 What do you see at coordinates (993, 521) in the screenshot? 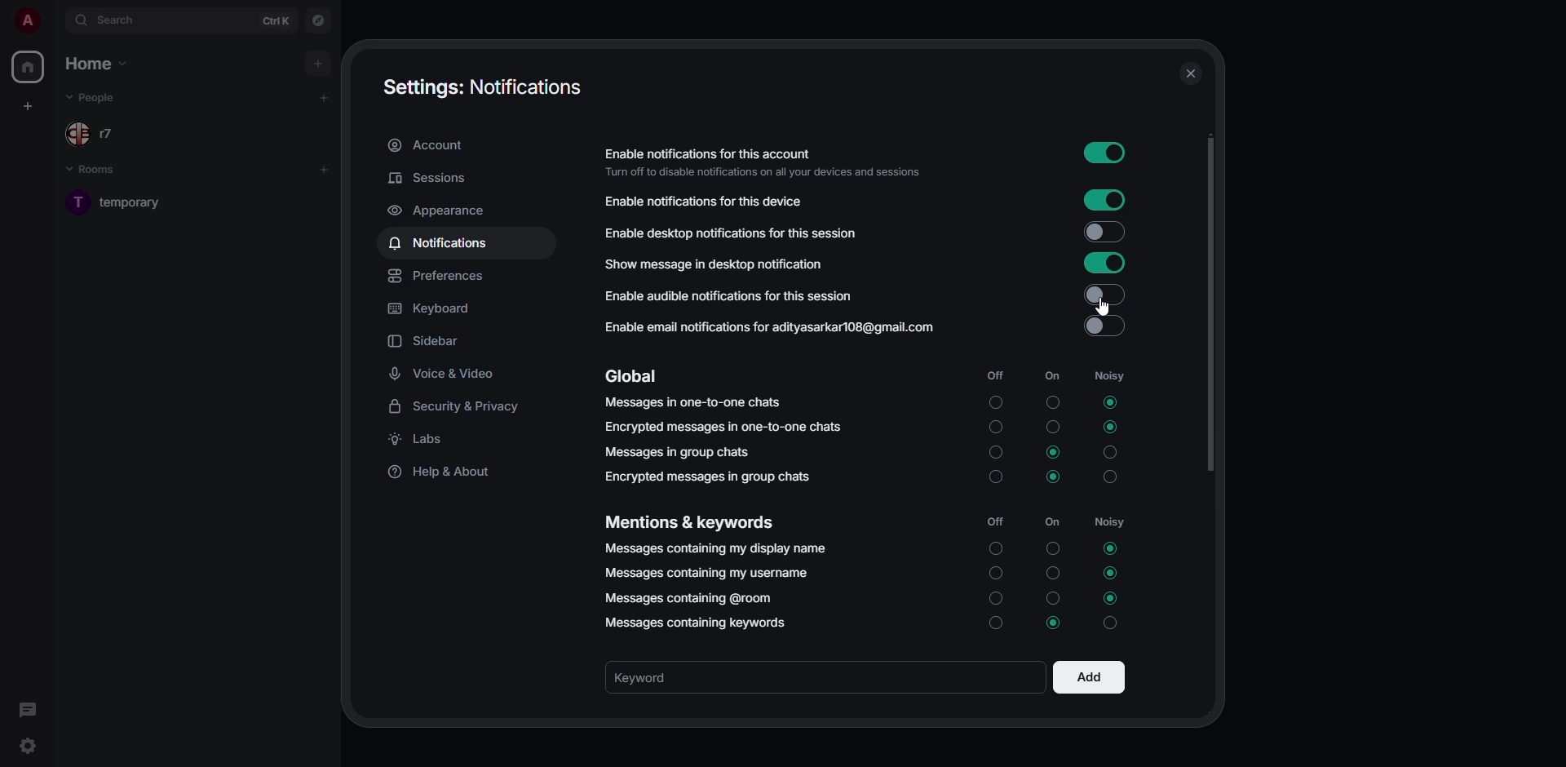
I see `off` at bounding box center [993, 521].